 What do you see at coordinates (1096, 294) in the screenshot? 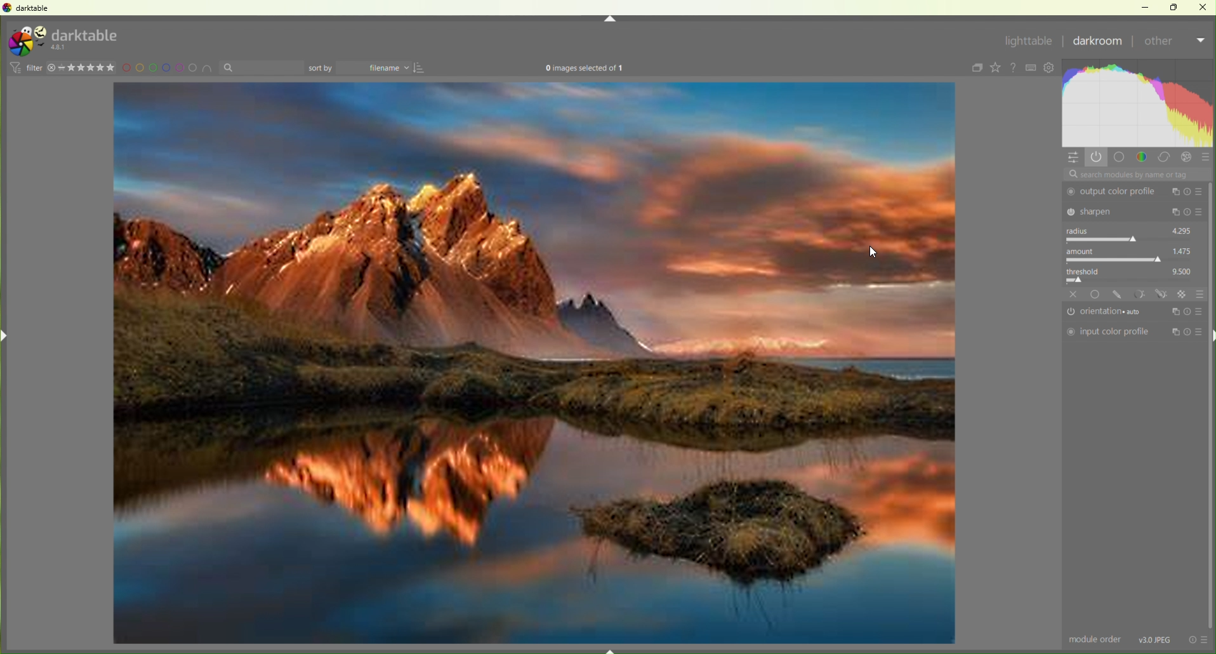
I see `base` at bounding box center [1096, 294].